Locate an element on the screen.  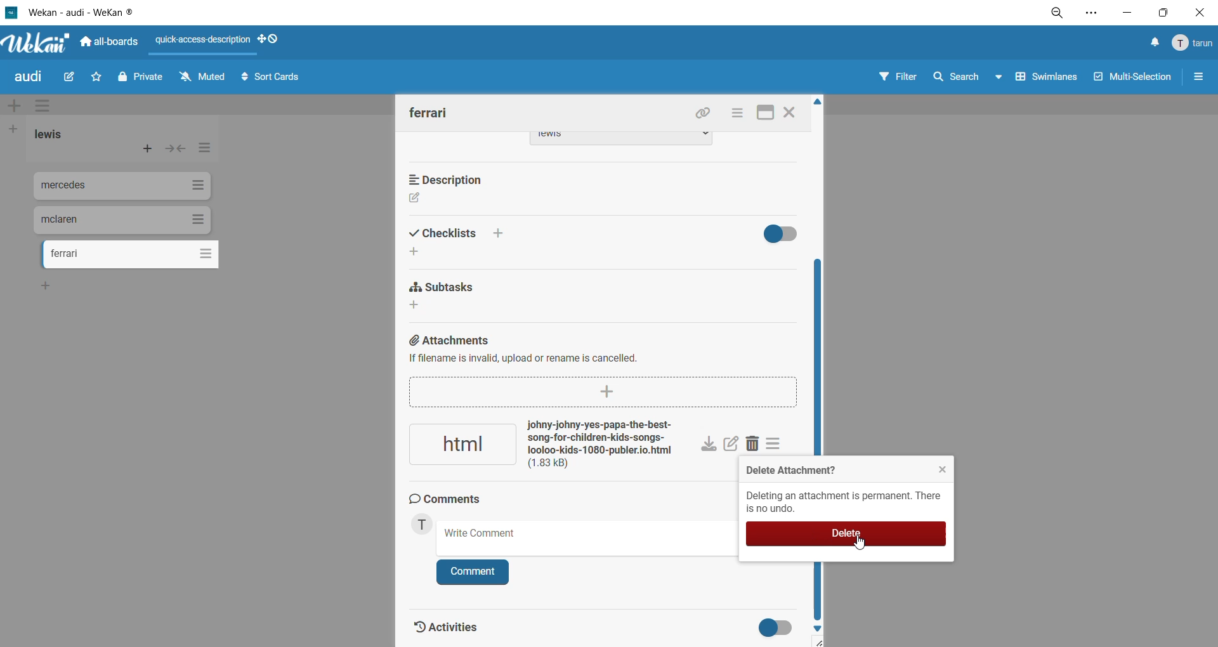
cards is located at coordinates (131, 256).